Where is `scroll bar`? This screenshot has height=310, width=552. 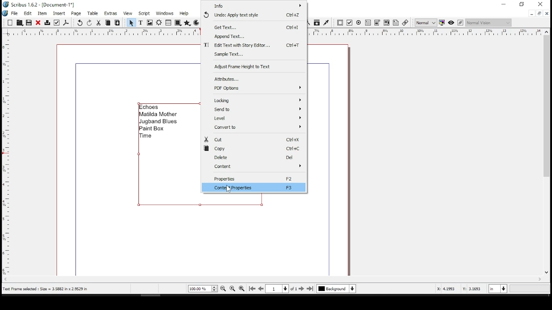 scroll bar is located at coordinates (546, 156).